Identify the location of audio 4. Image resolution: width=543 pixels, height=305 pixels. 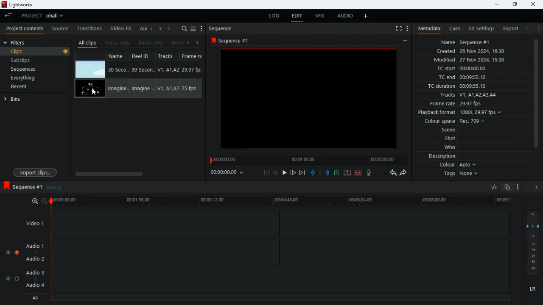
(35, 286).